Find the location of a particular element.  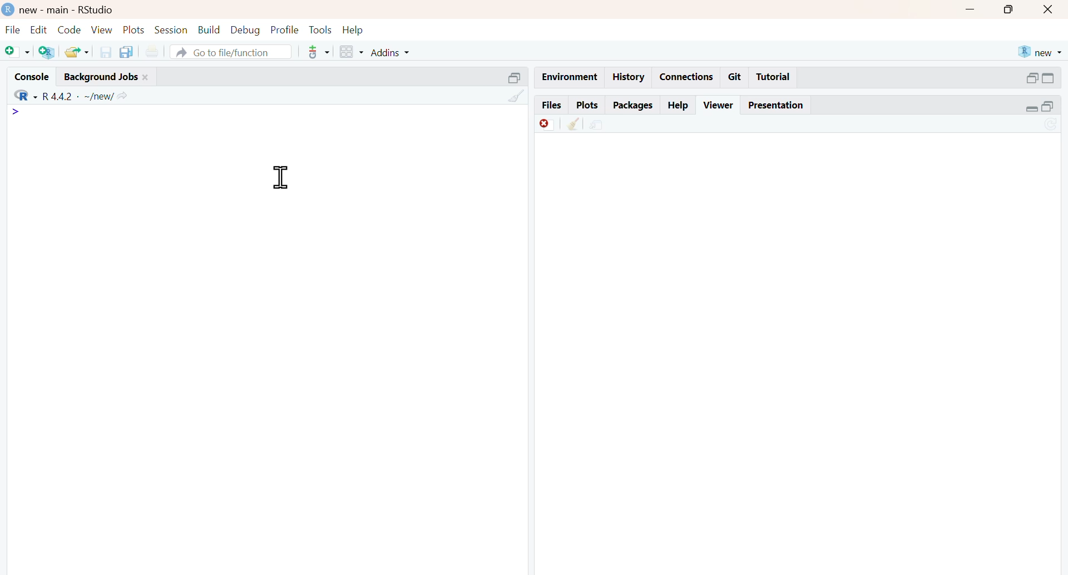

close is located at coordinates (146, 78).